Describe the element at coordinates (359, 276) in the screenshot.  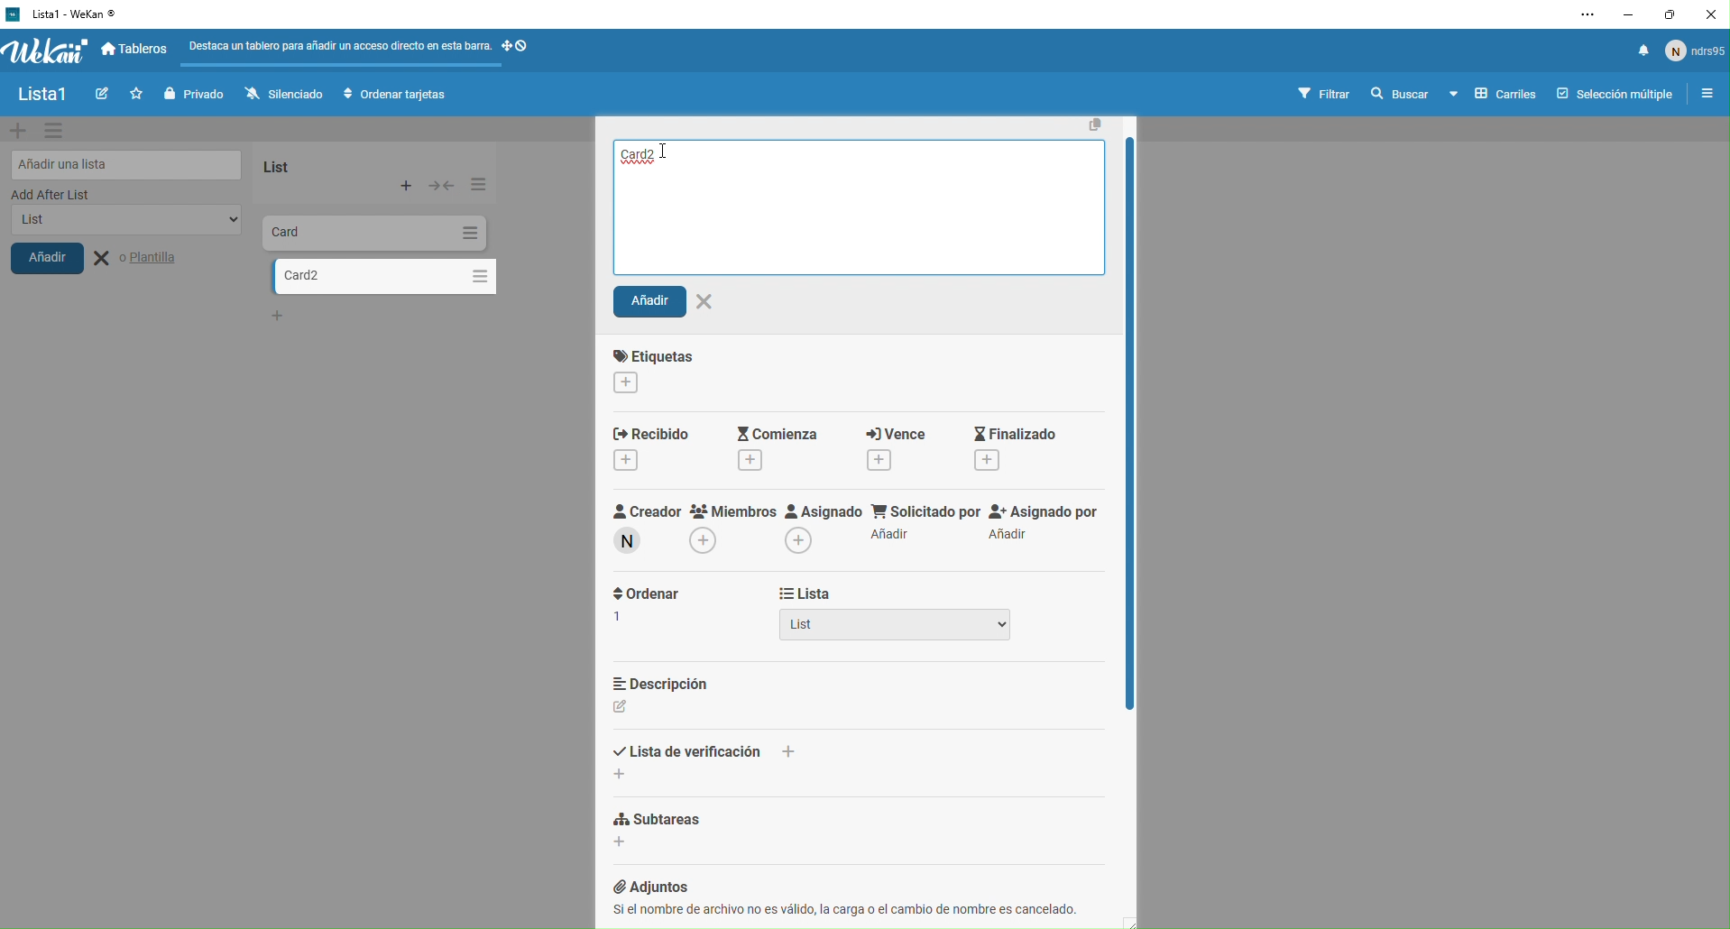
I see `card 2` at that location.